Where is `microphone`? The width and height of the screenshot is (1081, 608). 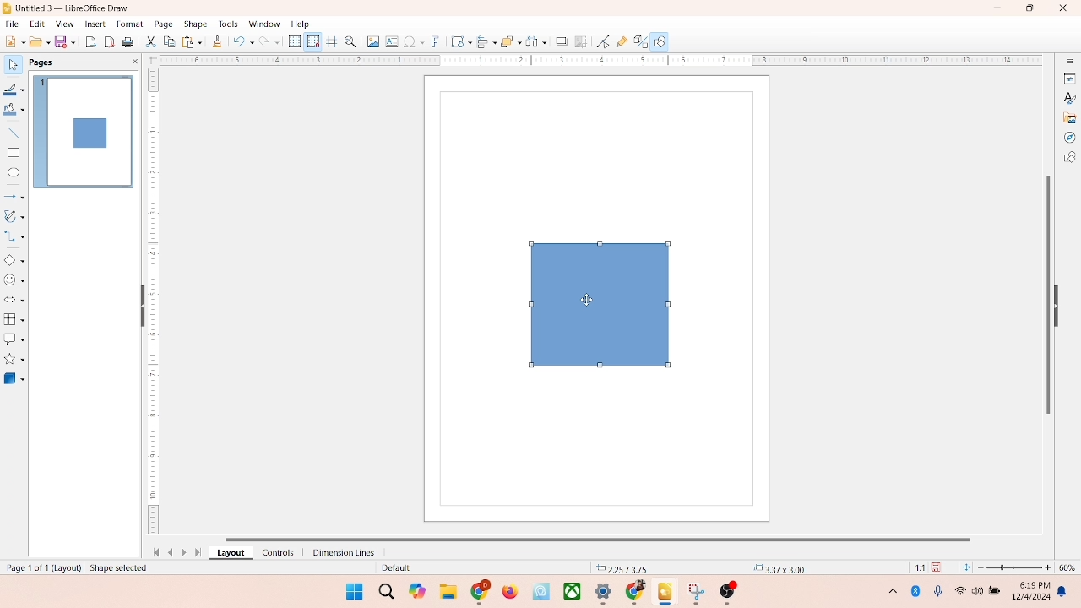
microphone is located at coordinates (939, 592).